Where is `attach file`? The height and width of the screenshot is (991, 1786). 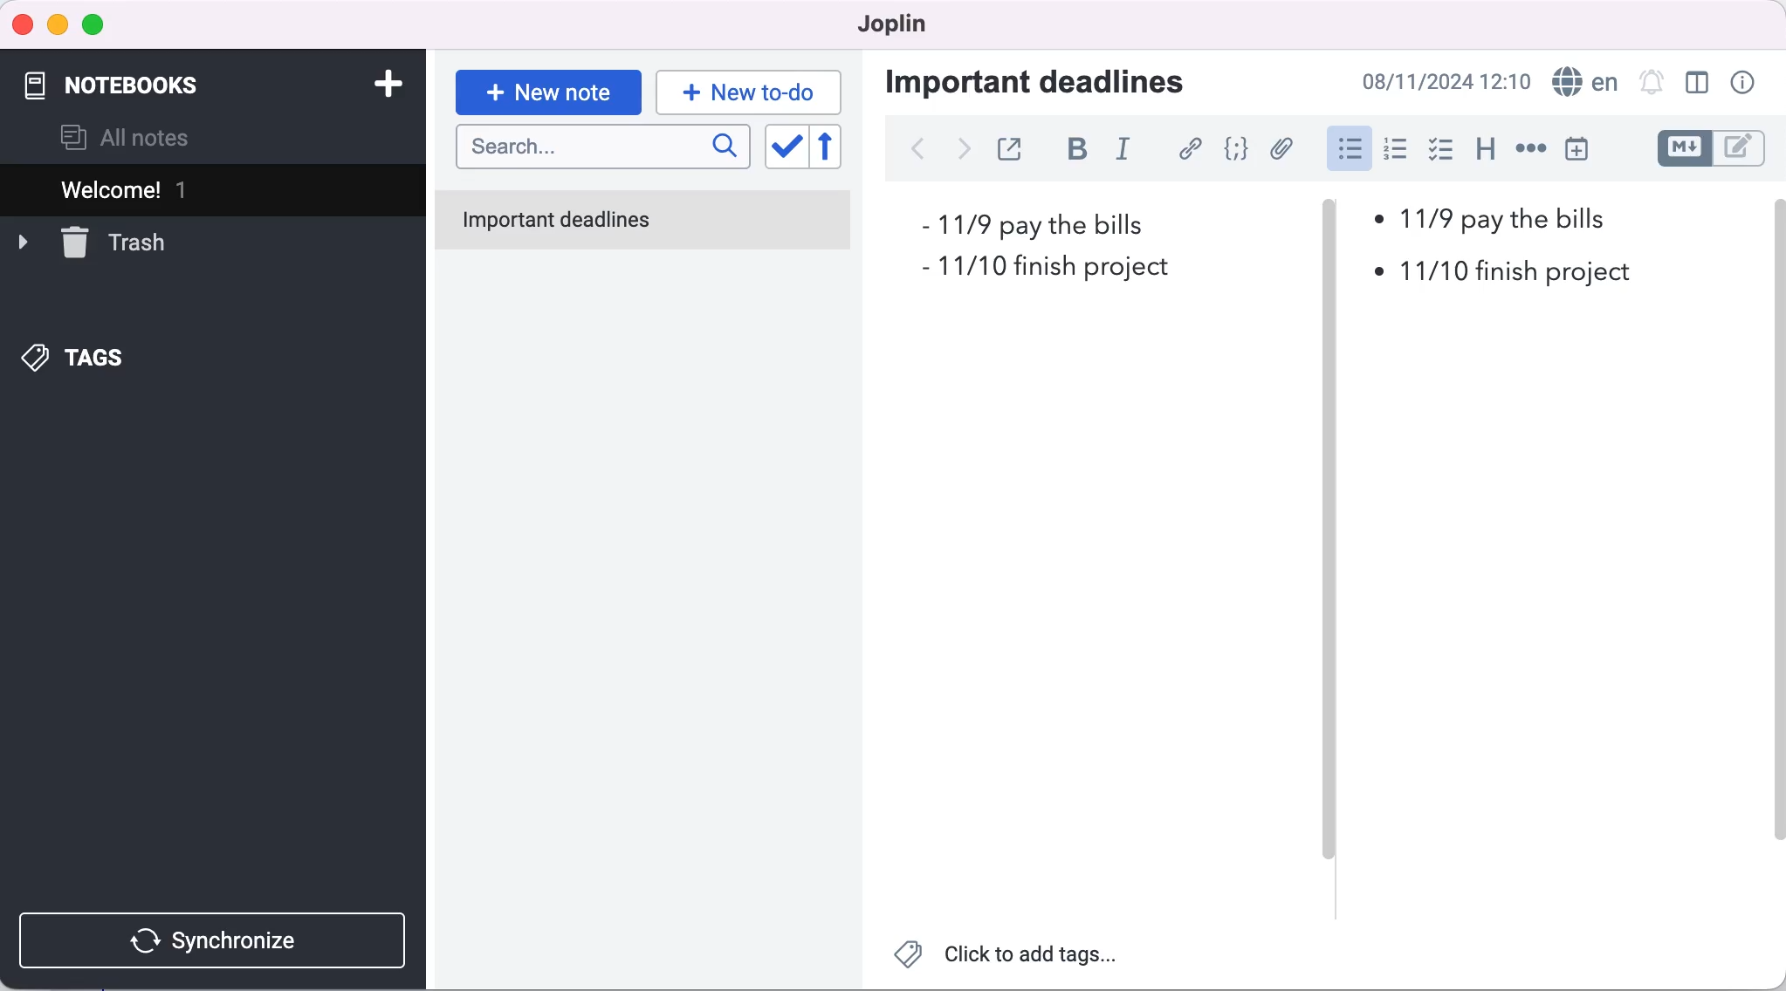
attach file is located at coordinates (1281, 149).